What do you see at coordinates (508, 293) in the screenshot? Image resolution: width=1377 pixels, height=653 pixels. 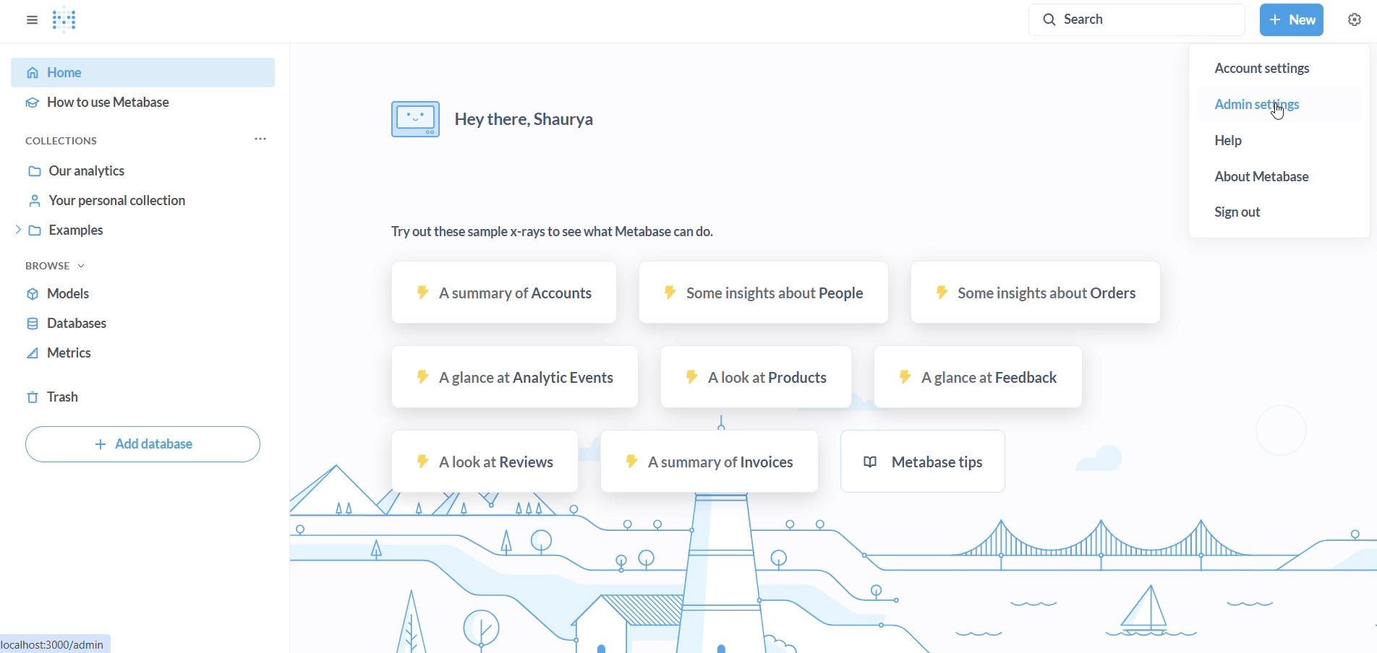 I see `% Asummary of Accounts` at bounding box center [508, 293].